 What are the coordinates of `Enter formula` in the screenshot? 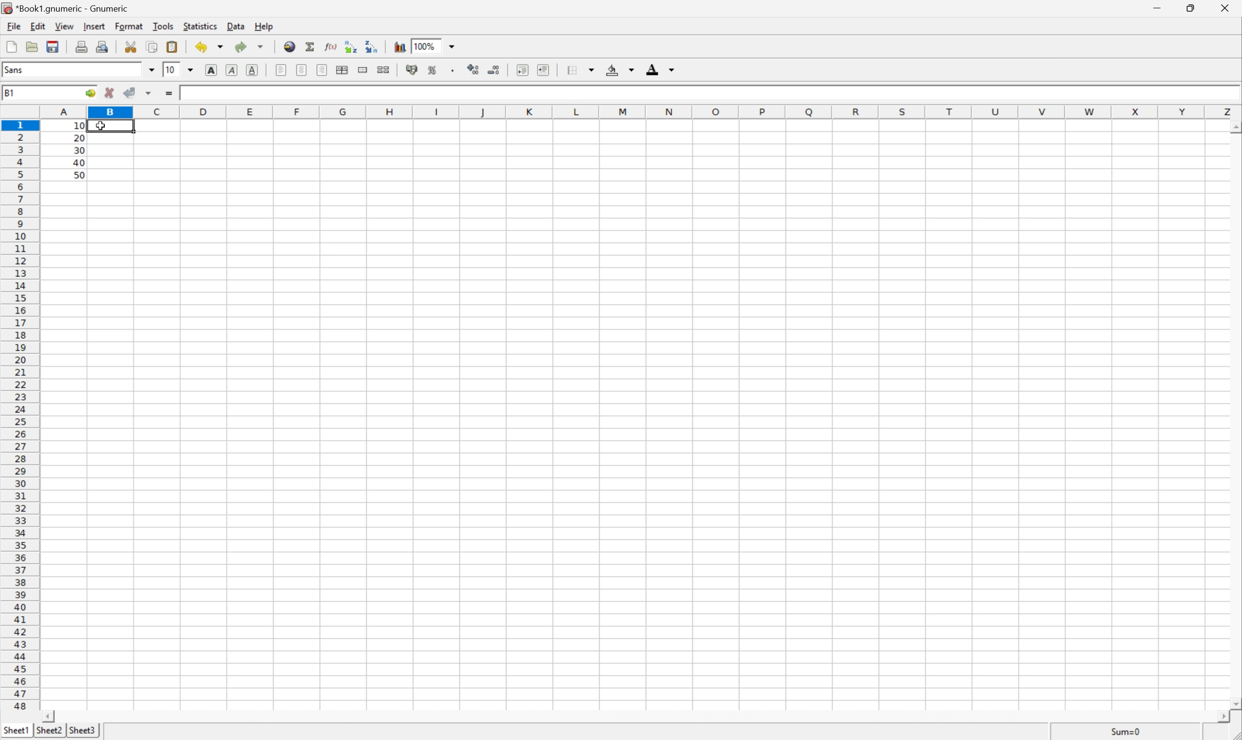 It's located at (169, 93).